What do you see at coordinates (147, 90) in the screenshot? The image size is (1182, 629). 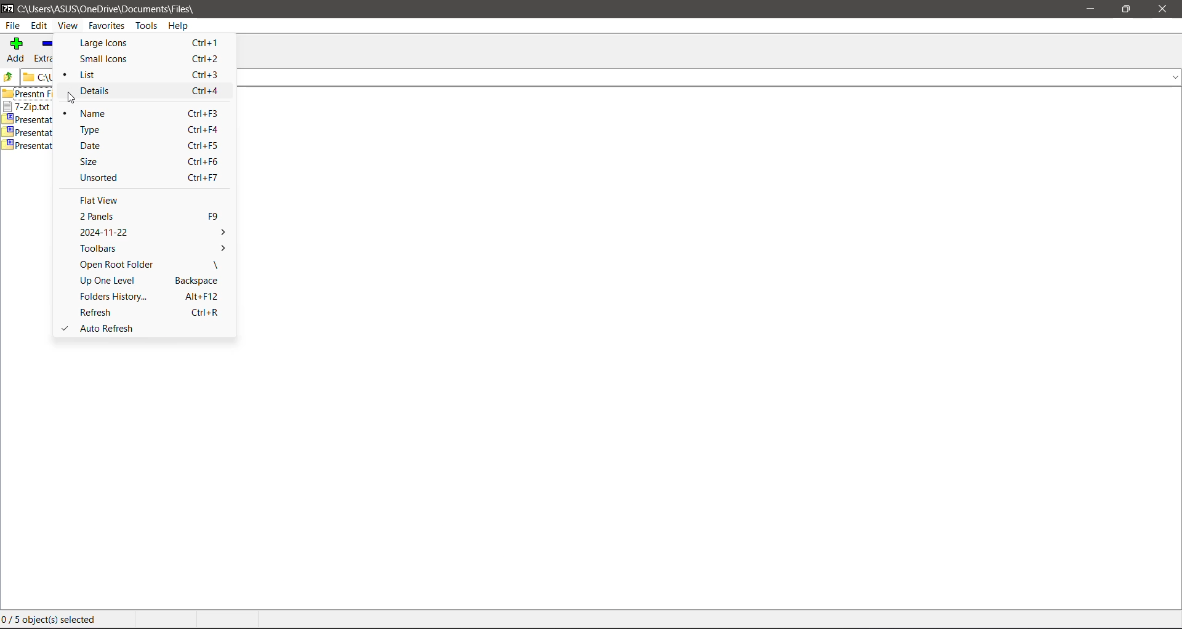 I see `Details` at bounding box center [147, 90].